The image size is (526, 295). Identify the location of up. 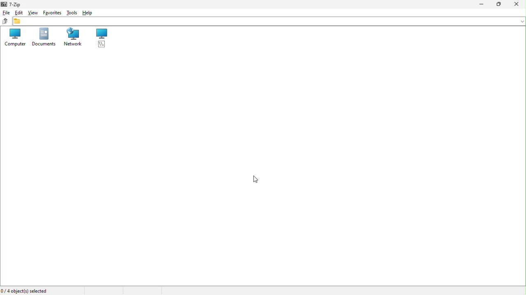
(5, 22).